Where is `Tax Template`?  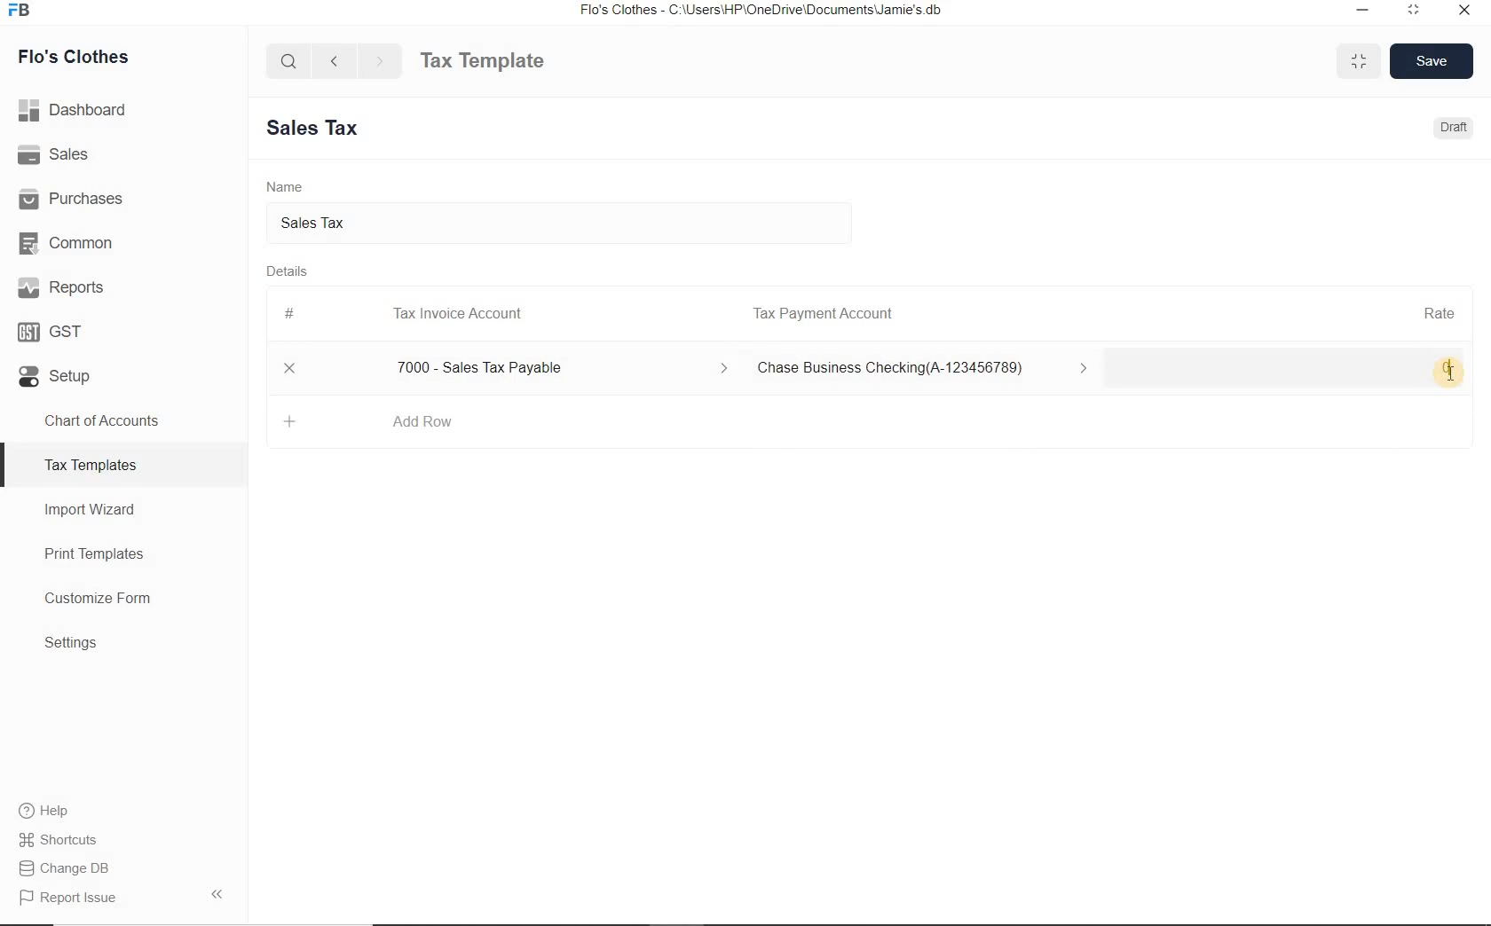 Tax Template is located at coordinates (482, 60).